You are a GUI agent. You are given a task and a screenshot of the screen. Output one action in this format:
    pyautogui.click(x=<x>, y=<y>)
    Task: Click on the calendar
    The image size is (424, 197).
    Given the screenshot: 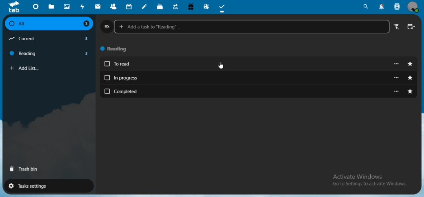 What is the action you would take?
    pyautogui.click(x=129, y=6)
    